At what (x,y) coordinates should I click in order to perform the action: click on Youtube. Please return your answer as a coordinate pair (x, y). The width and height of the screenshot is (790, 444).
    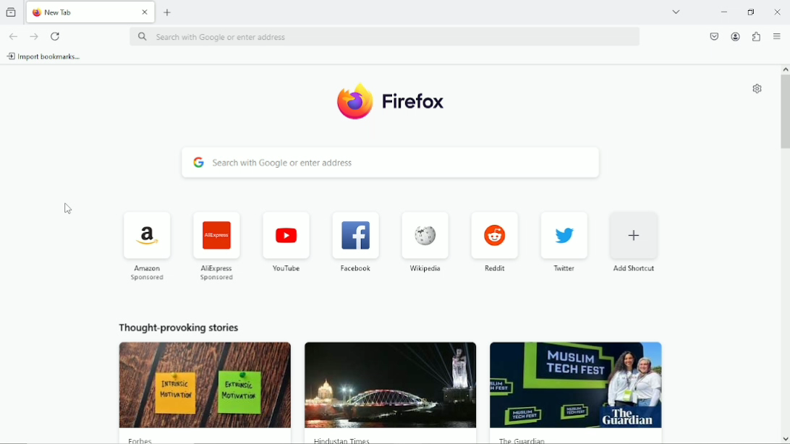
    Looking at the image, I should click on (284, 242).